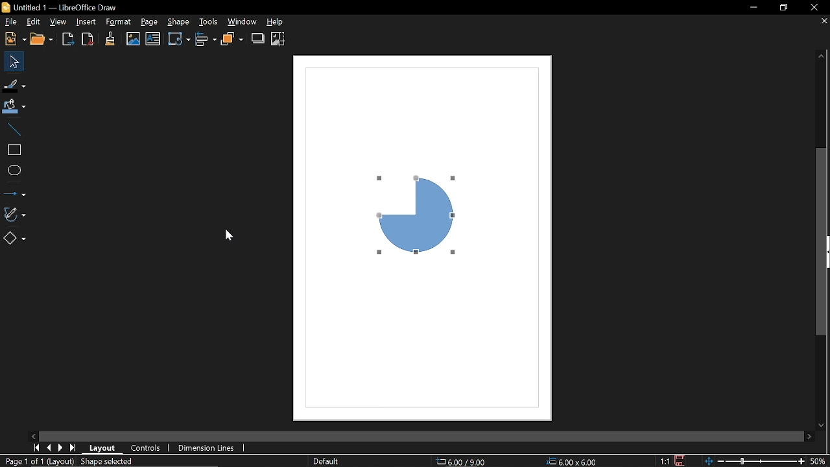 The width and height of the screenshot is (830, 467). I want to click on Insert text, so click(152, 39).